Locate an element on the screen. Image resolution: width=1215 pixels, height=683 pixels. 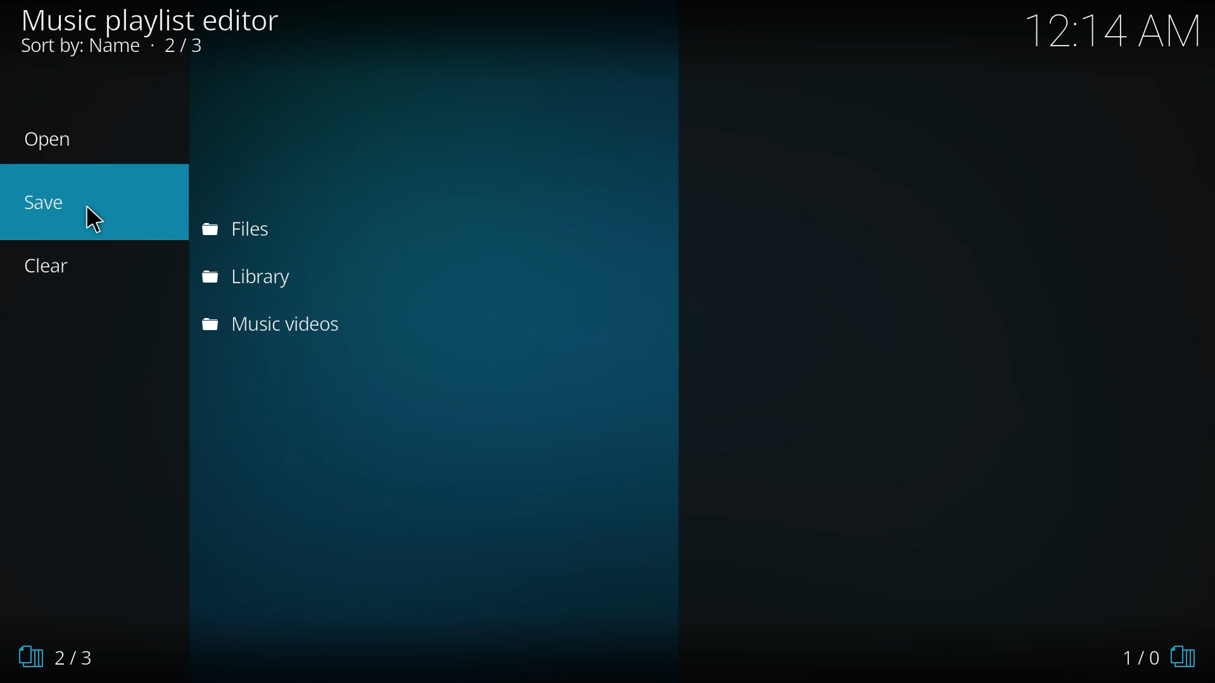
files is located at coordinates (234, 229).